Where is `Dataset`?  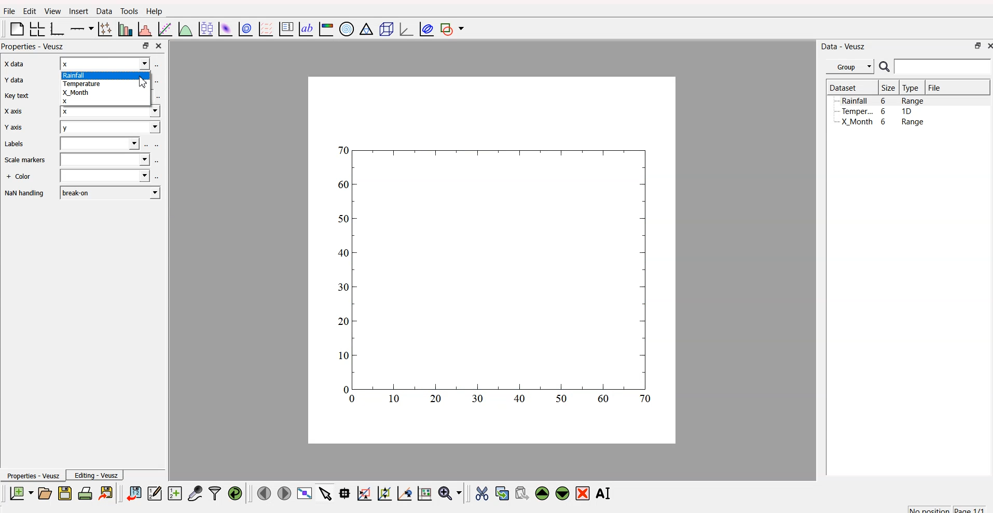
Dataset is located at coordinates (843, 87).